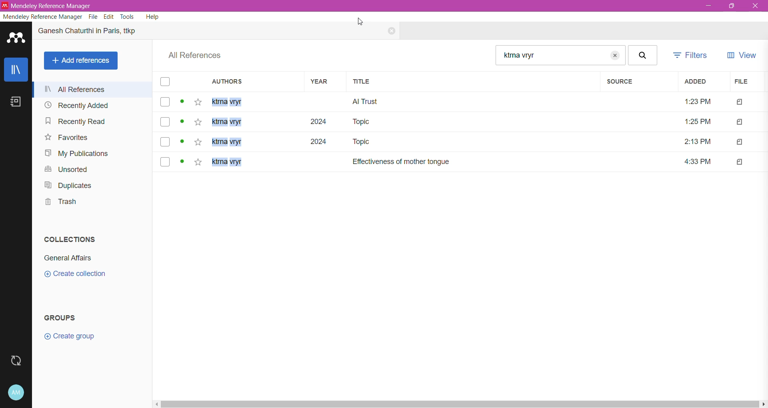 Image resolution: width=768 pixels, height=408 pixels. Describe the element at coordinates (460, 404) in the screenshot. I see `Horizontal Scroll Bar` at that location.